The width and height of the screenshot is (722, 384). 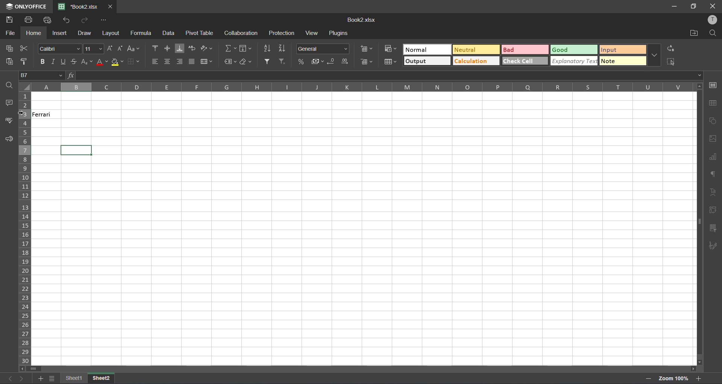 What do you see at coordinates (672, 49) in the screenshot?
I see `replace` at bounding box center [672, 49].